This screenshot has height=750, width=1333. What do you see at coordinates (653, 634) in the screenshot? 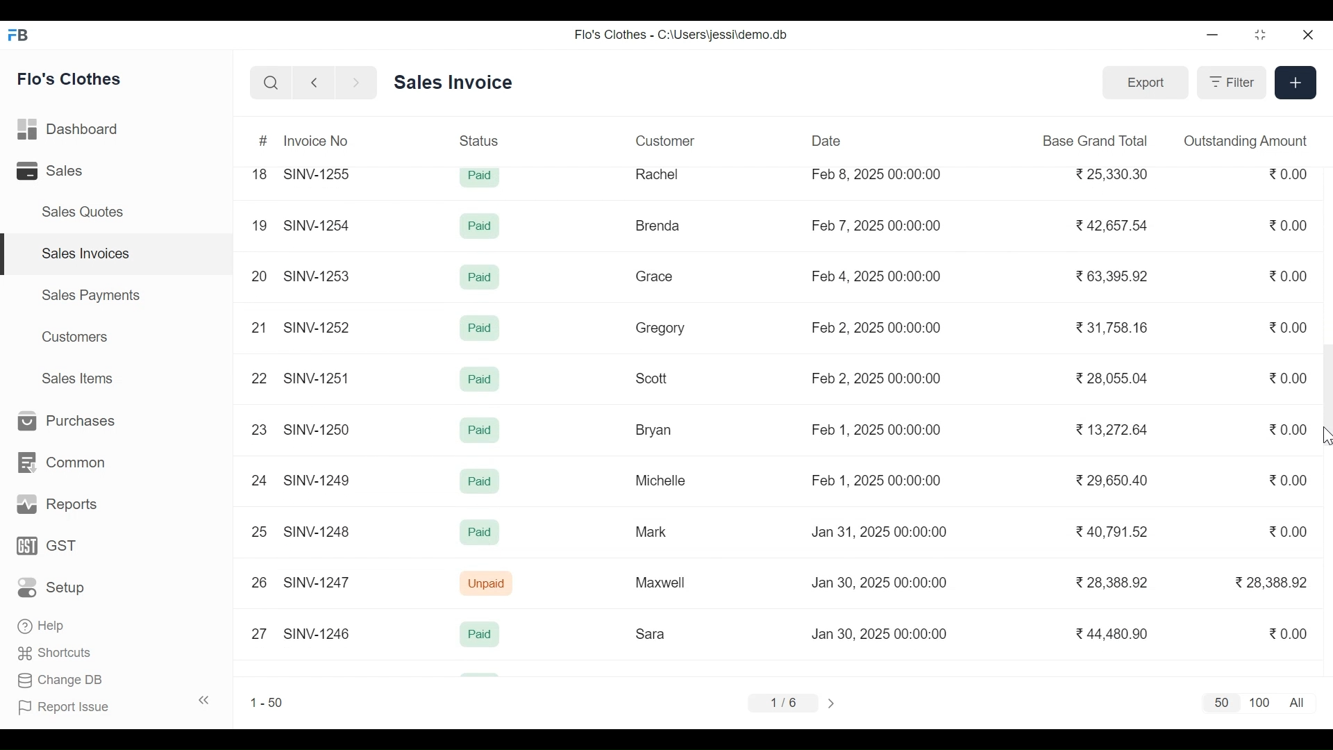
I see `Sara` at bounding box center [653, 634].